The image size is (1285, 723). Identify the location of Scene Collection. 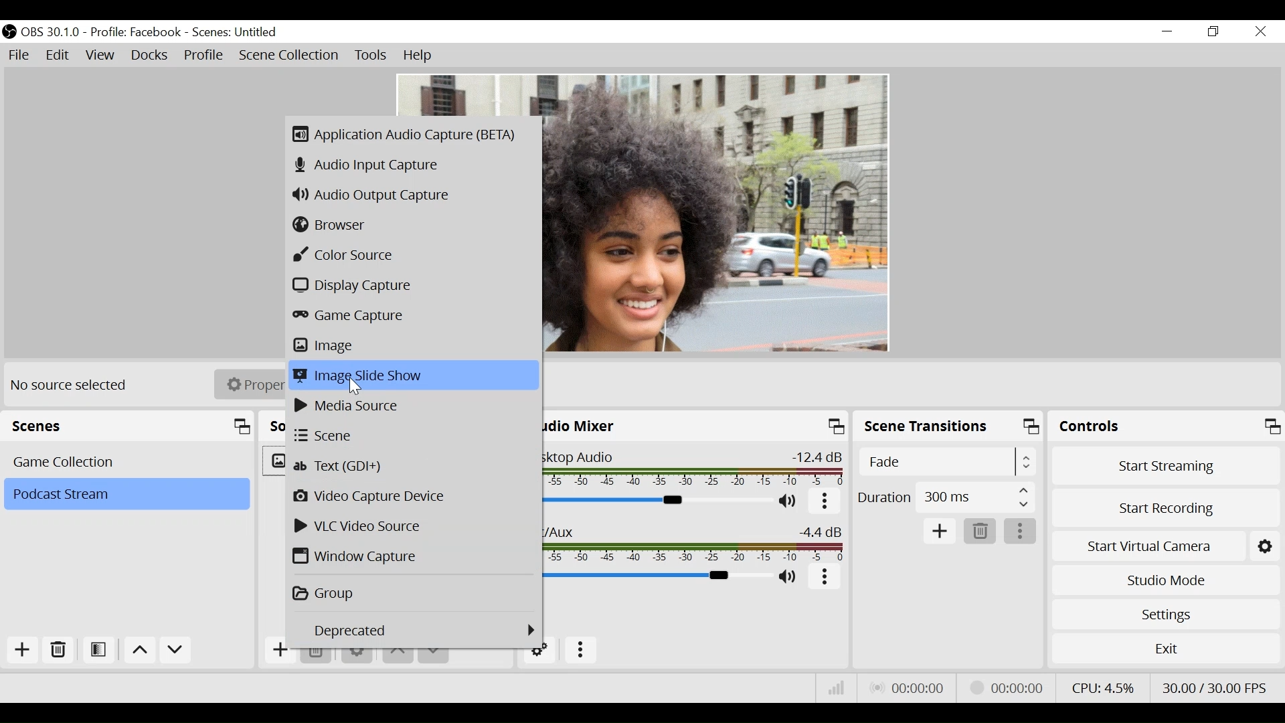
(290, 56).